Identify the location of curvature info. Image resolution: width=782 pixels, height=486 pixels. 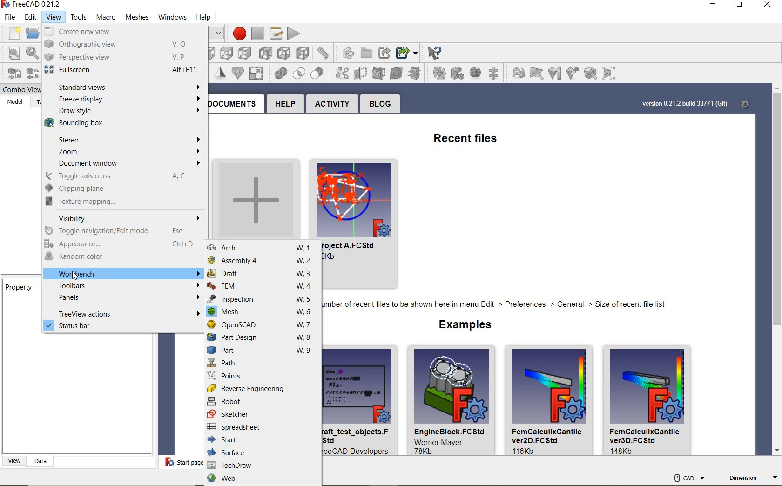
(573, 72).